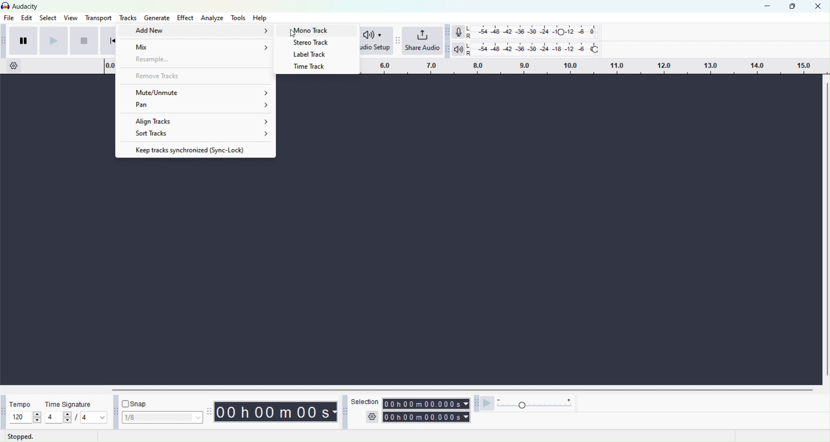 The image size is (830, 442). I want to click on Playback level, so click(532, 49).